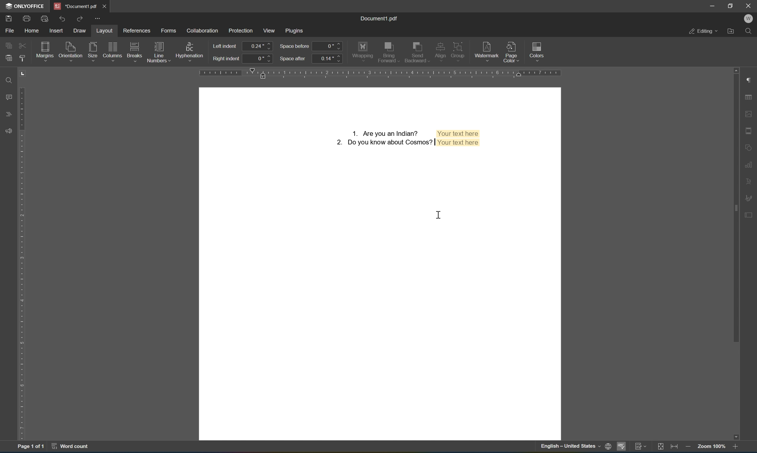  Describe the element at coordinates (749, 167) in the screenshot. I see `chart settings` at that location.